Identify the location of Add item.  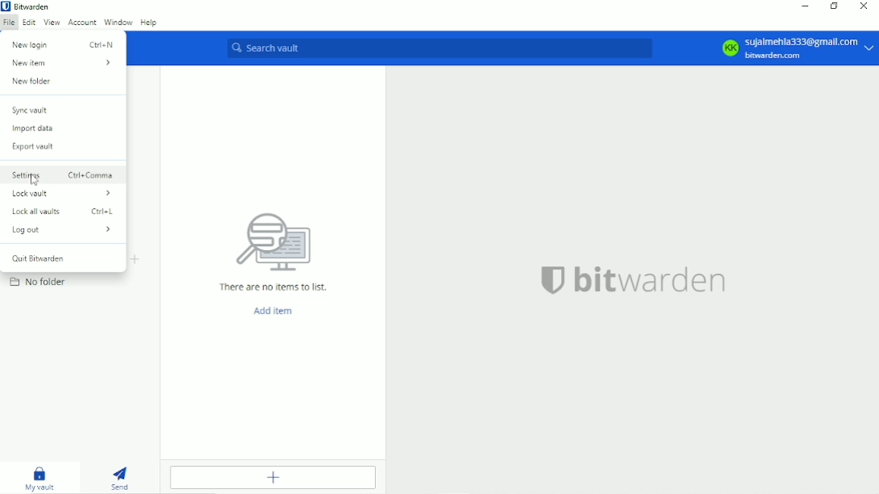
(273, 312).